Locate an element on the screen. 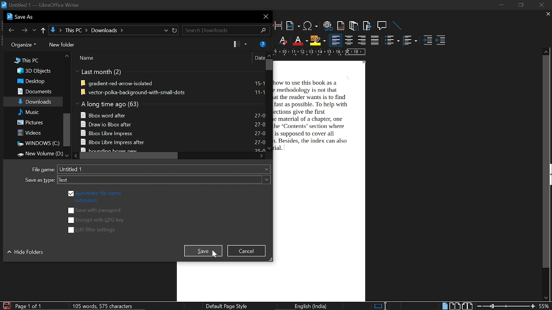 The image size is (552, 310). previous is located at coordinates (10, 30).